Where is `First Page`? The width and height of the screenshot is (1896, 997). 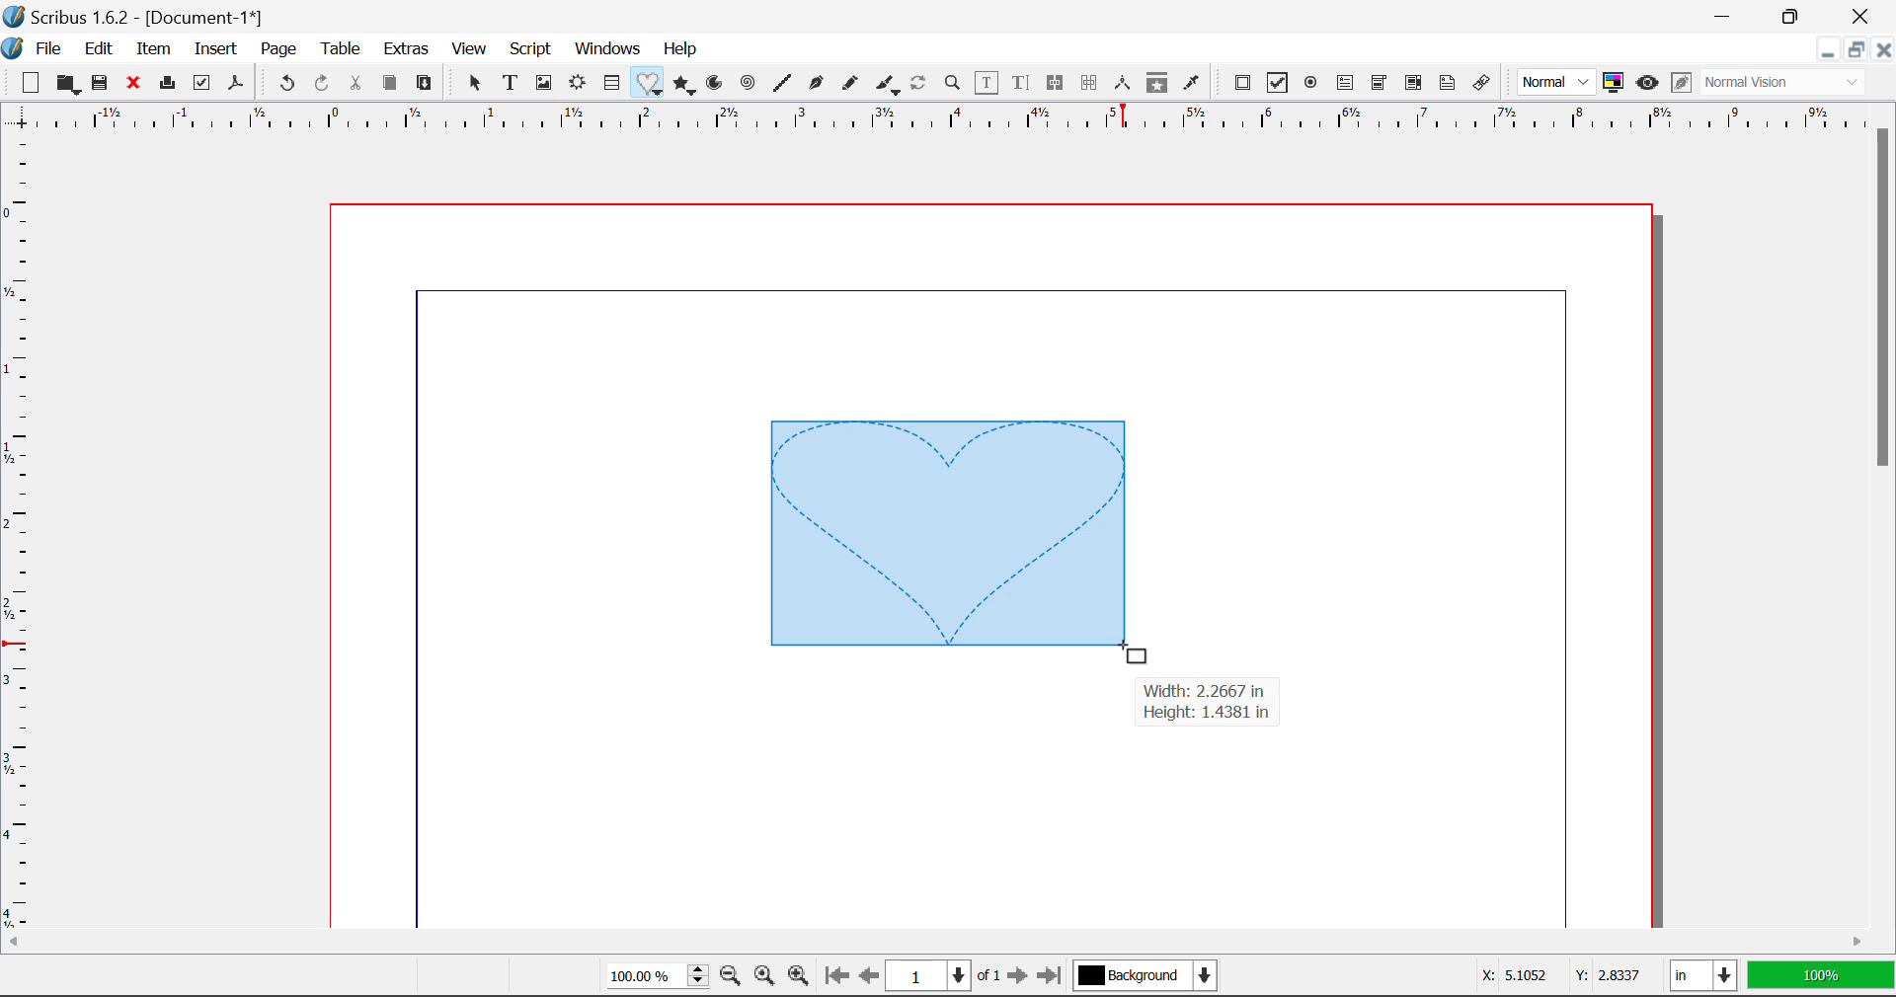 First Page is located at coordinates (836, 976).